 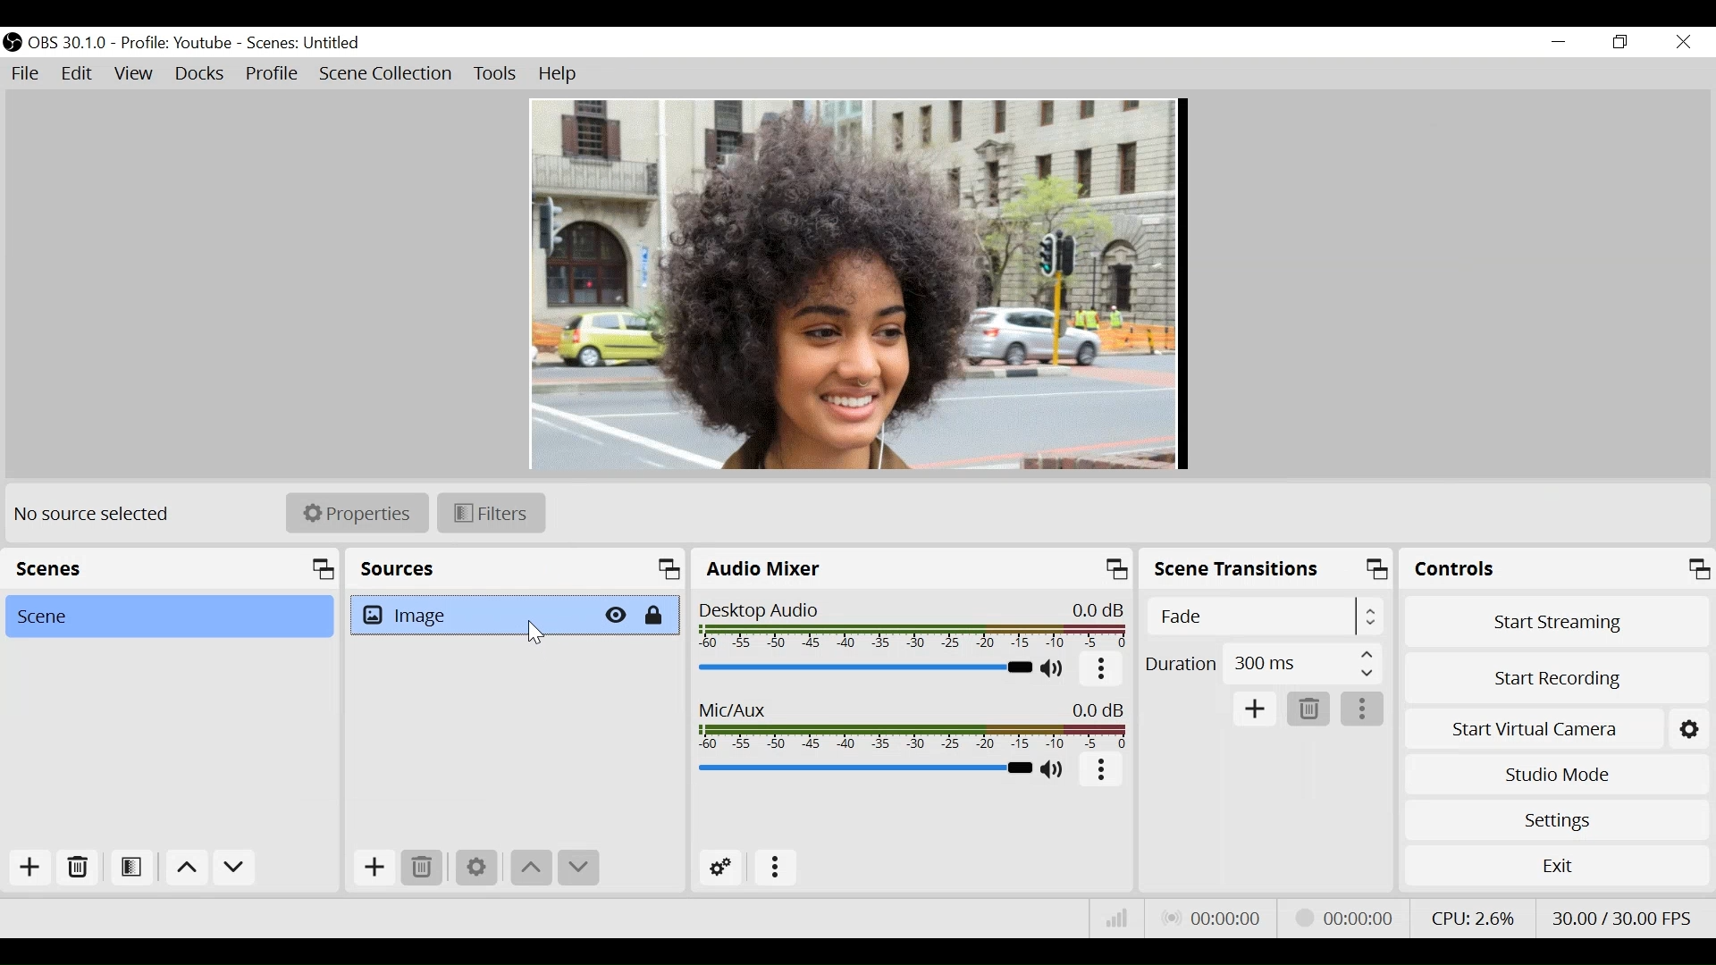 I want to click on OBS Studio Desktop Icon, so click(x=14, y=43).